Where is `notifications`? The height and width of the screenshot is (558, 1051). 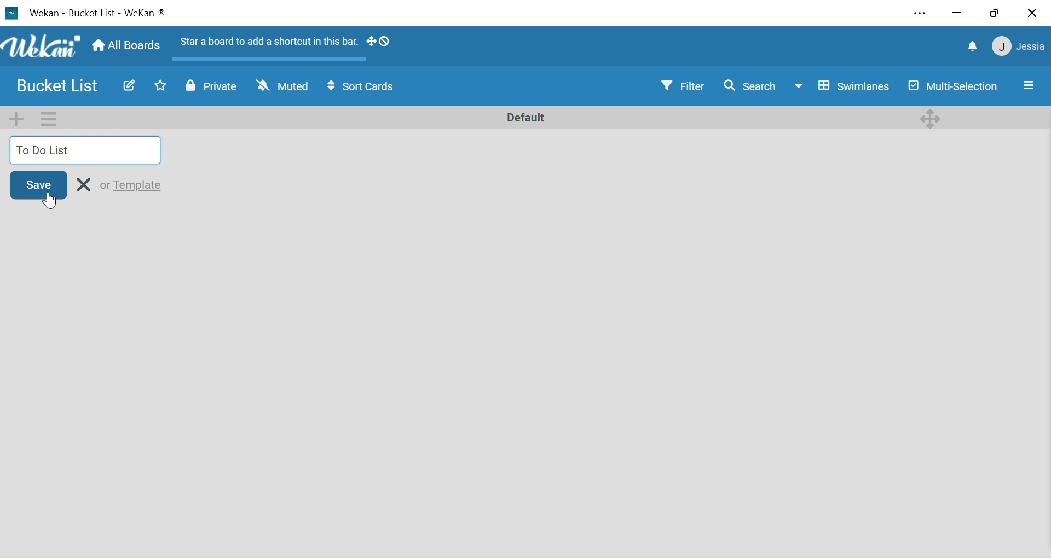
notifications is located at coordinates (974, 48).